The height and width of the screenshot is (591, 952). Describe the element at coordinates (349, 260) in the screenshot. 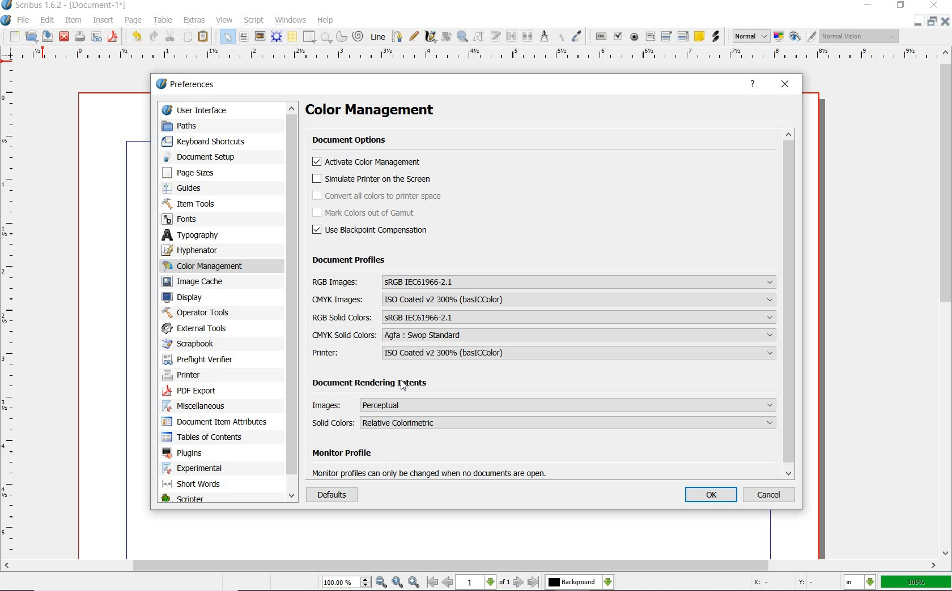

I see `DOCUMENT PROFILES` at that location.